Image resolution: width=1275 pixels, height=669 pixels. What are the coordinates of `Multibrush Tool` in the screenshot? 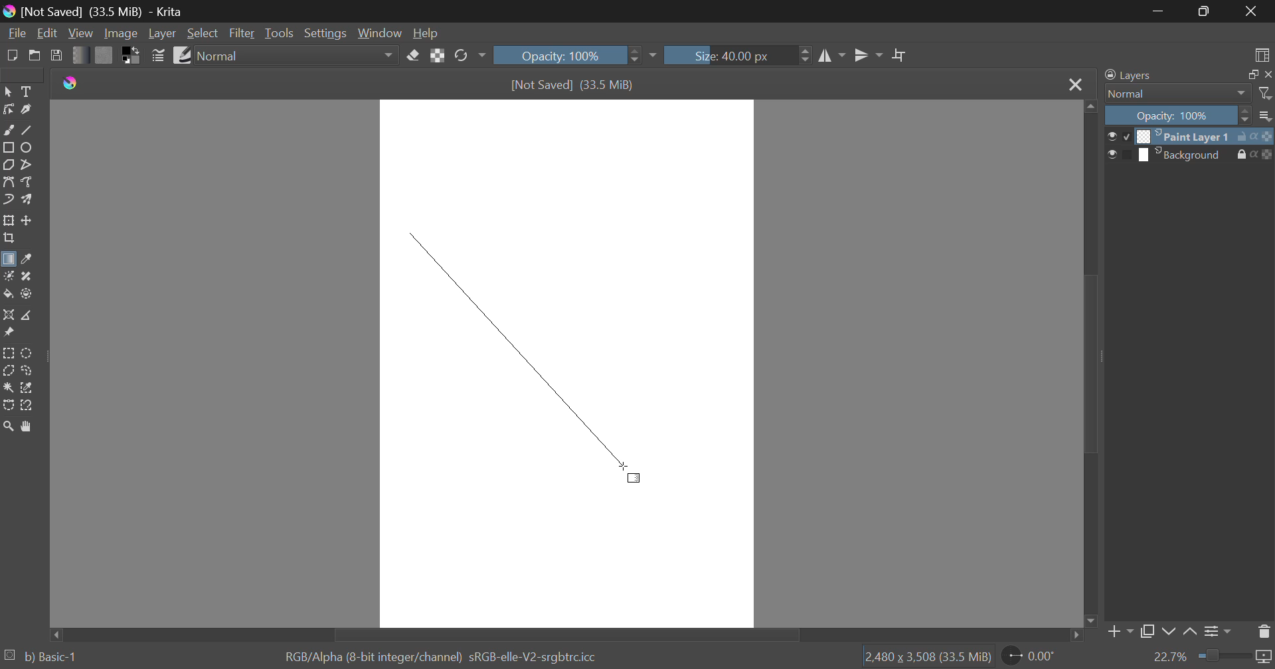 It's located at (27, 200).